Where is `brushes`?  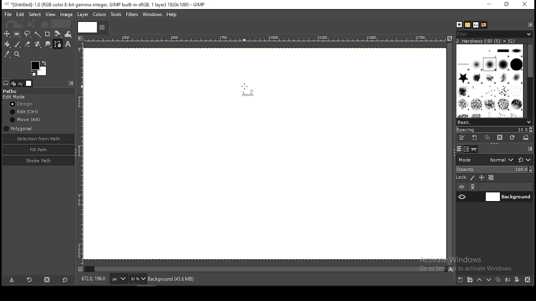
brushes is located at coordinates (459, 25).